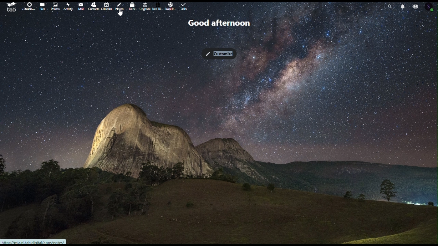  What do you see at coordinates (106, 6) in the screenshot?
I see `Calendar` at bounding box center [106, 6].